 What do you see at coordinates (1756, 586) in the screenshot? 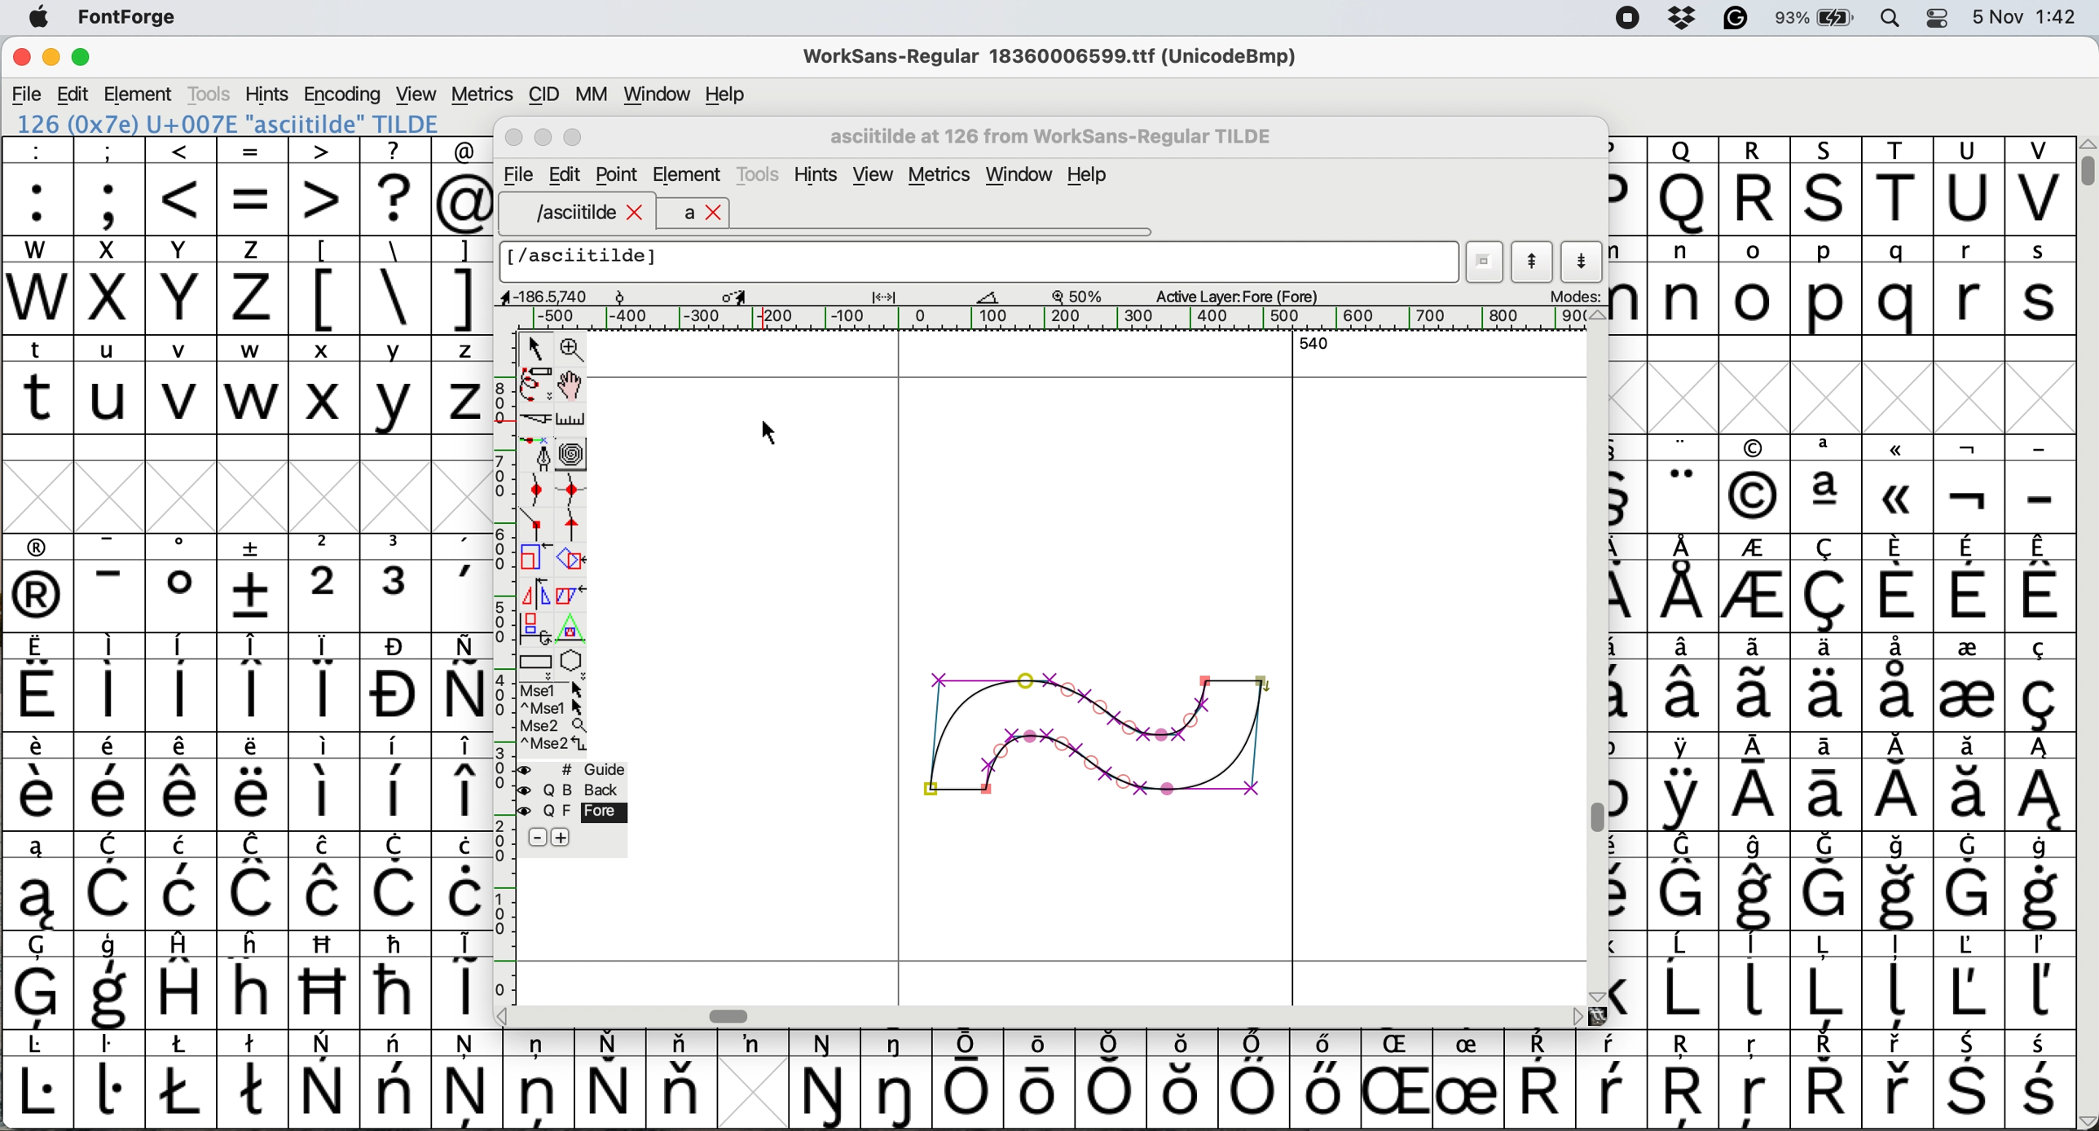
I see `symbol` at bounding box center [1756, 586].